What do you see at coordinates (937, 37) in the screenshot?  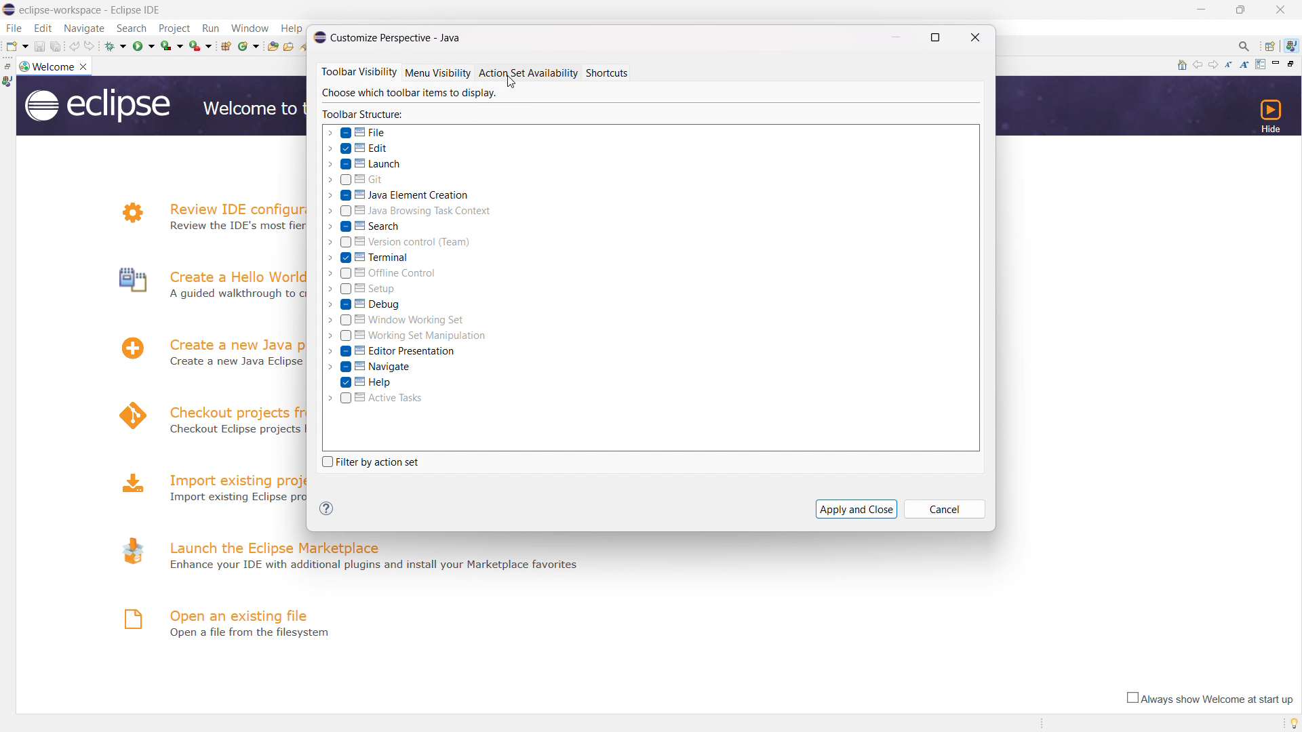 I see `maximize` at bounding box center [937, 37].